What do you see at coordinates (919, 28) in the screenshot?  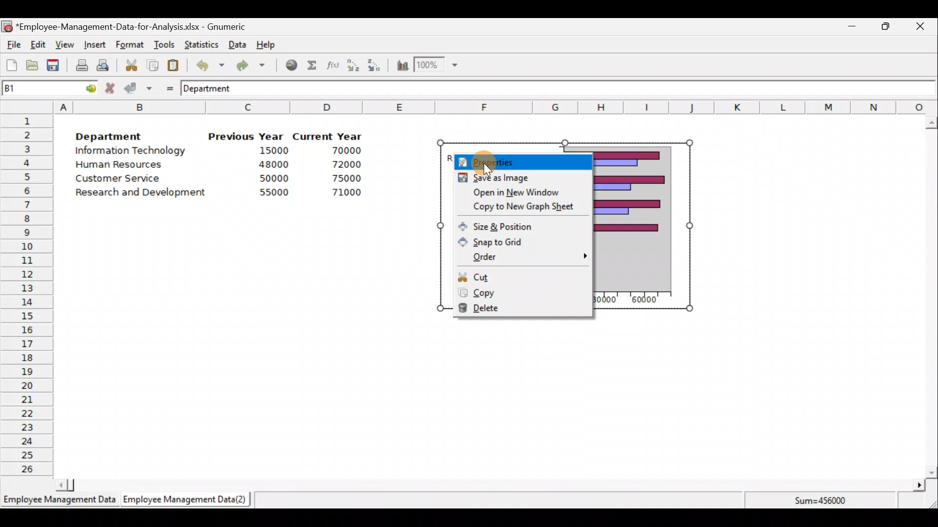 I see `Close` at bounding box center [919, 28].